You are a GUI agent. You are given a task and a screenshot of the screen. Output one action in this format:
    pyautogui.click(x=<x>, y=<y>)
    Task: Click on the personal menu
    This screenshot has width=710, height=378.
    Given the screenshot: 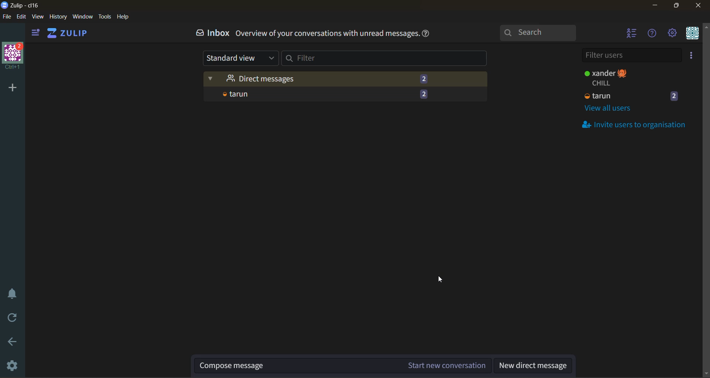 What is the action you would take?
    pyautogui.click(x=692, y=34)
    